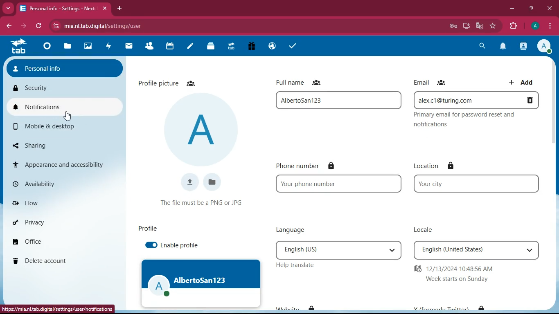  I want to click on forward, so click(24, 25).